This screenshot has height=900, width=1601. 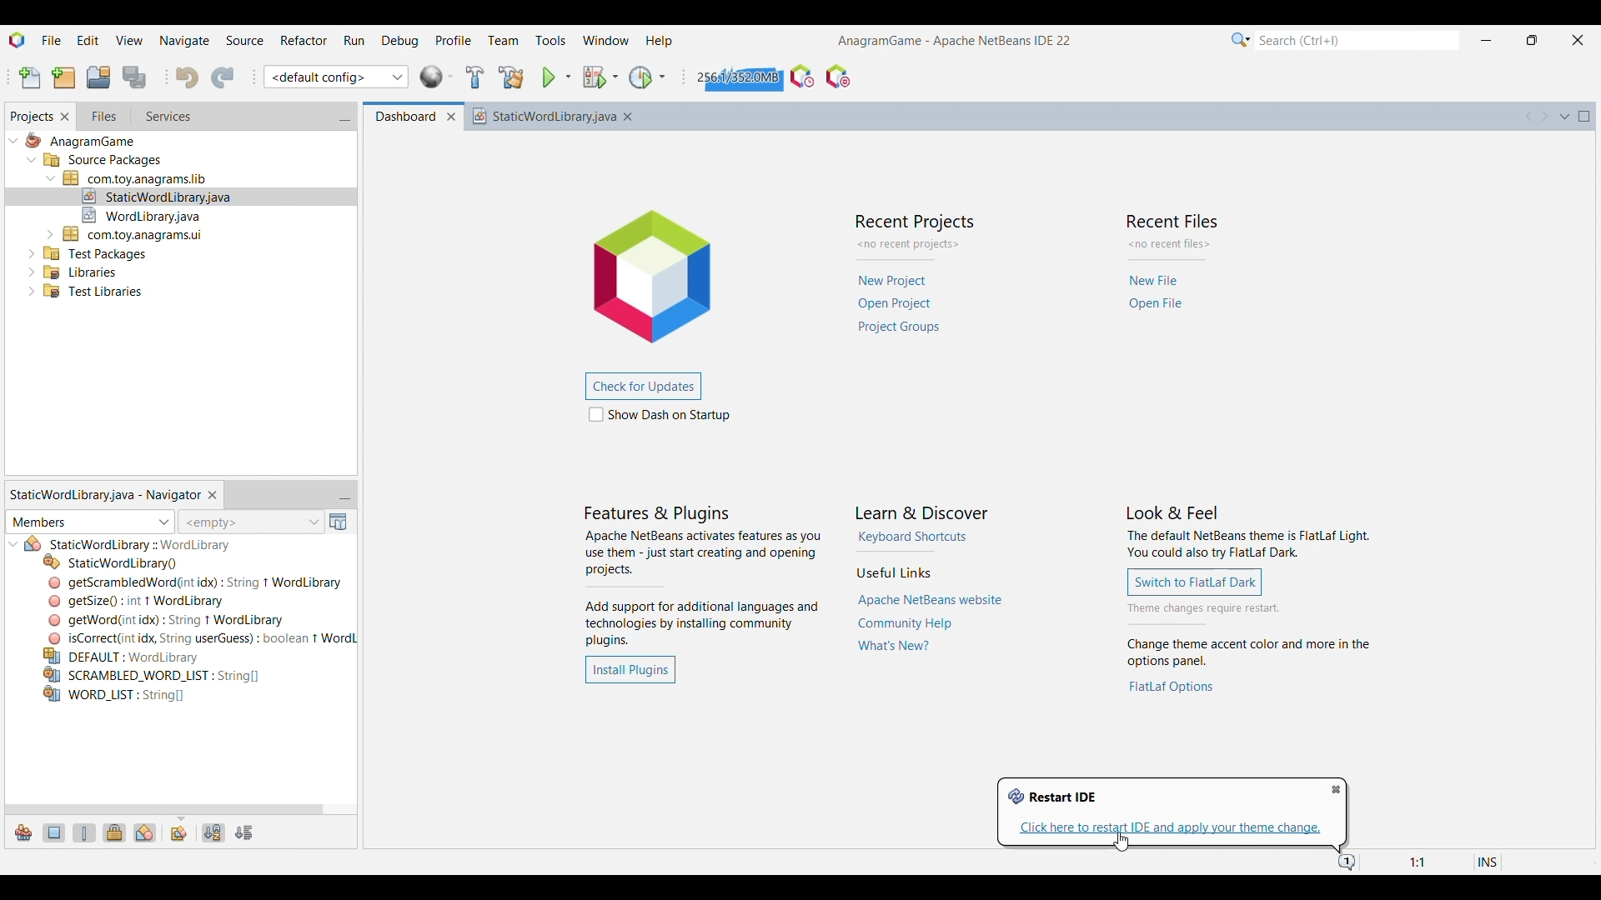 I want to click on Minimize, so click(x=1486, y=41).